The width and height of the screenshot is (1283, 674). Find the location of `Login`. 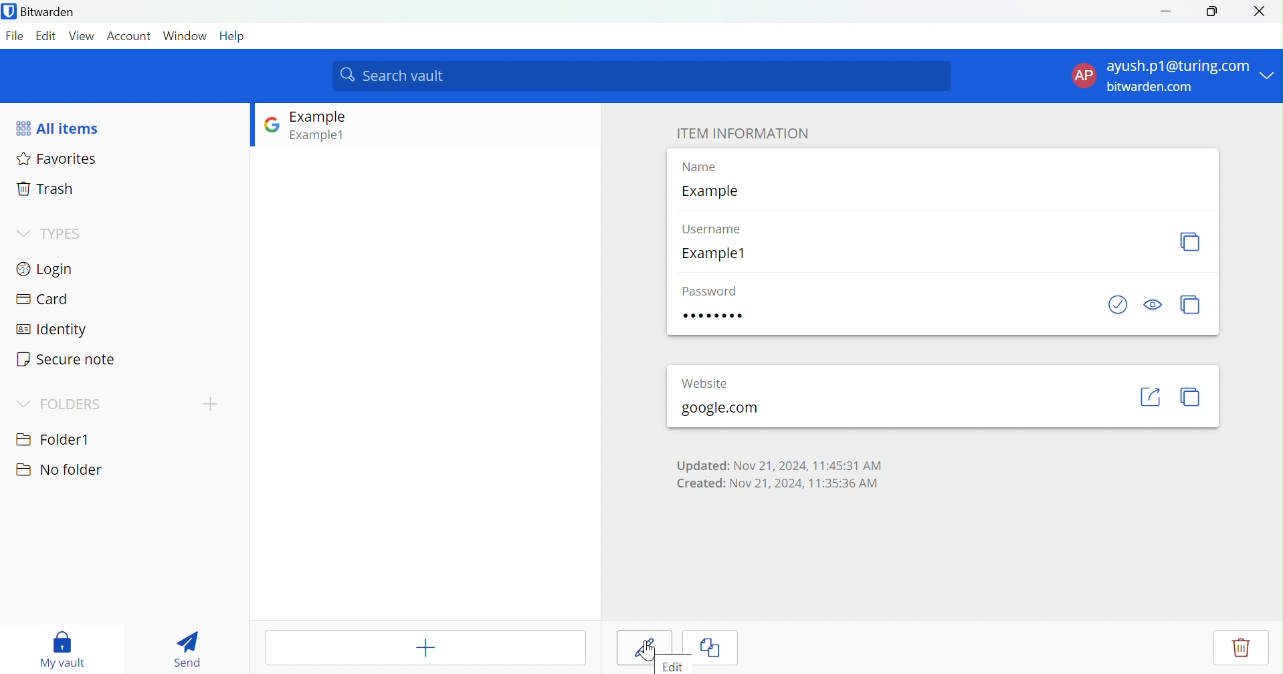

Login is located at coordinates (47, 268).